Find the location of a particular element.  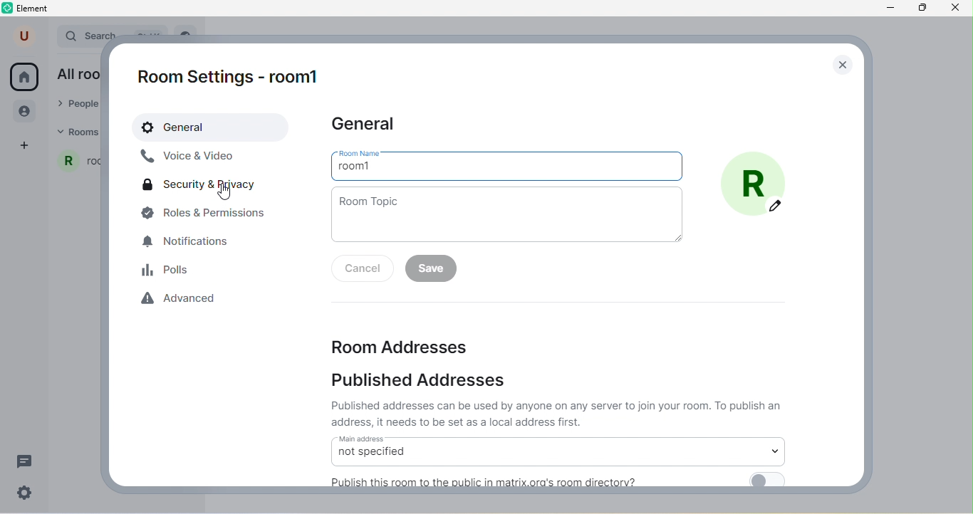

threads is located at coordinates (24, 460).